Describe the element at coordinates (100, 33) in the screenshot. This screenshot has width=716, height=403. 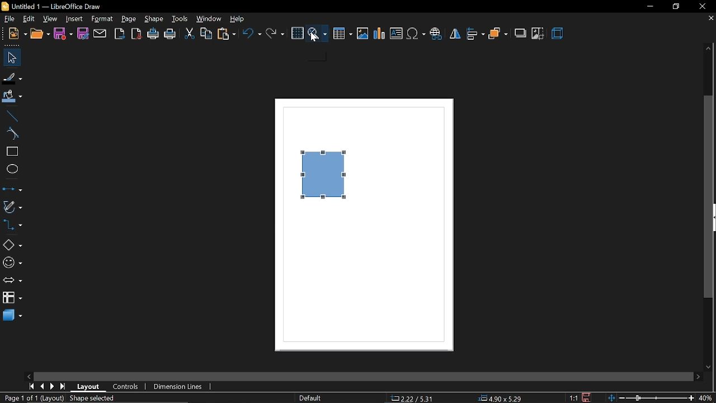
I see `attach` at that location.